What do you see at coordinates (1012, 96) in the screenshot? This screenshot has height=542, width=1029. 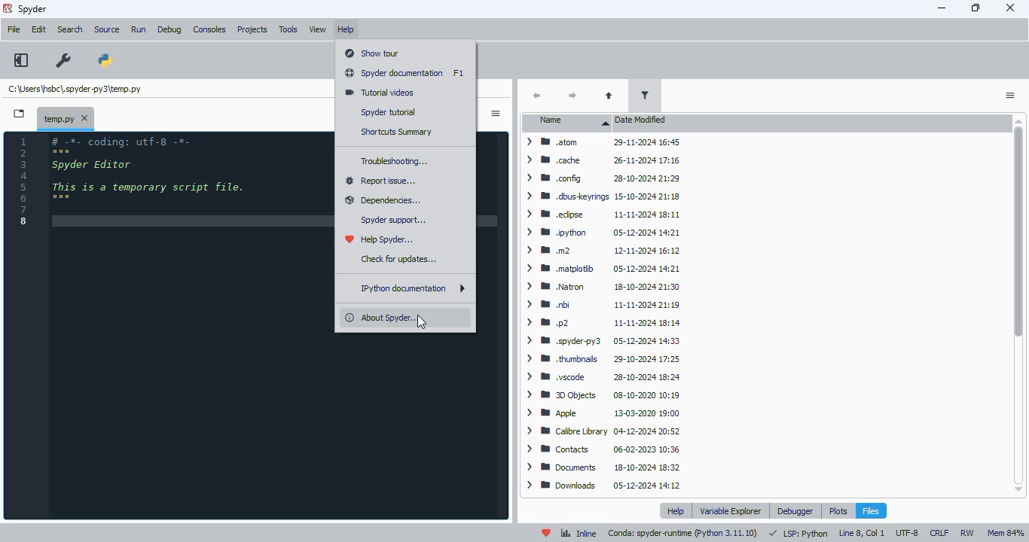 I see `options` at bounding box center [1012, 96].